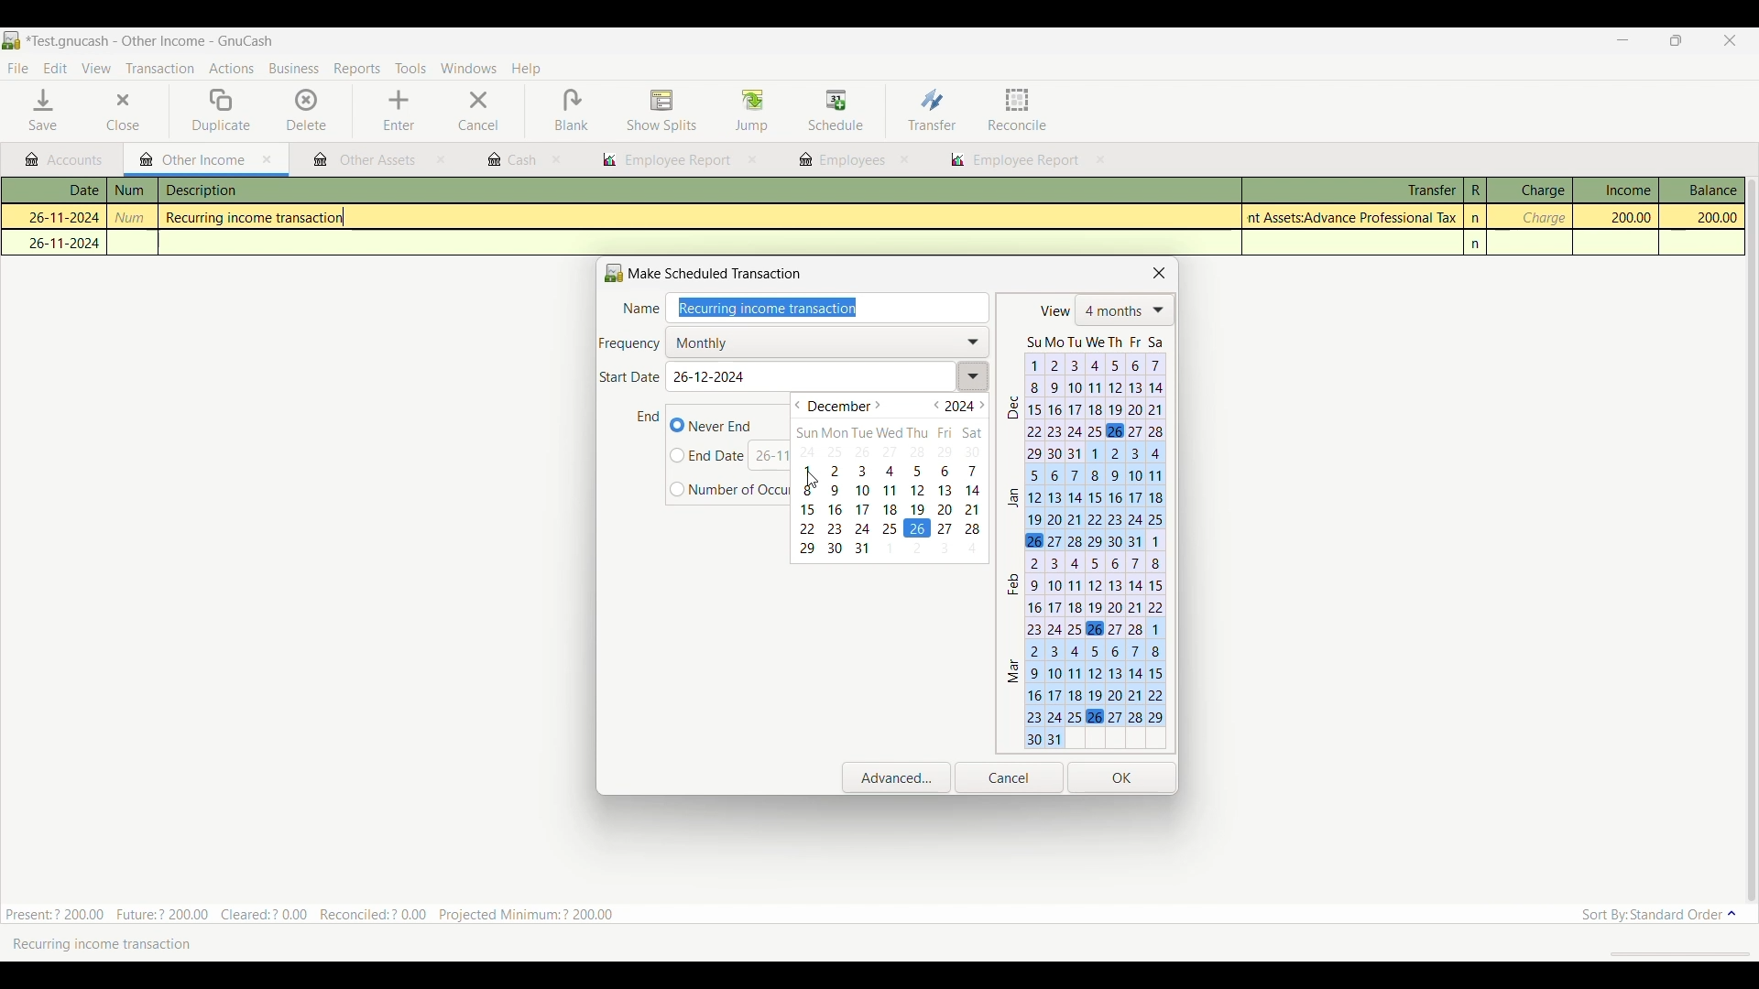 The width and height of the screenshot is (1759, 989). Describe the element at coordinates (1125, 311) in the screenshot. I see `List of number of months shows in calendar below` at that location.